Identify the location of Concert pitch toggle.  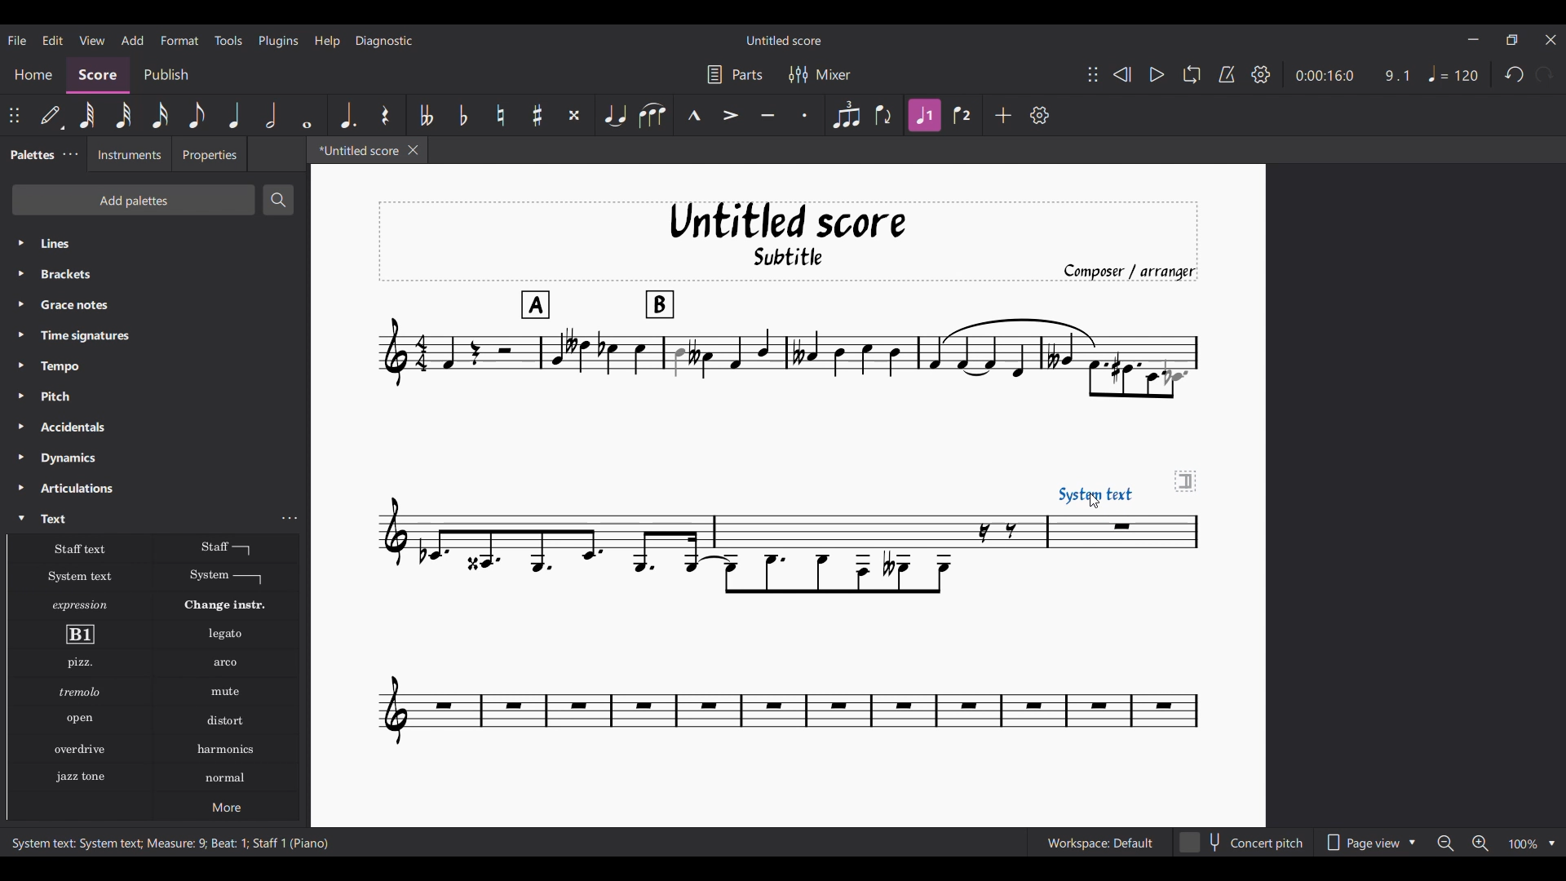
(1242, 843).